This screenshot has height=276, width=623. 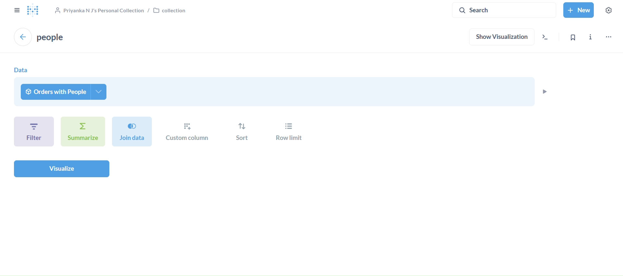 I want to click on move,trash and more.., so click(x=608, y=37).